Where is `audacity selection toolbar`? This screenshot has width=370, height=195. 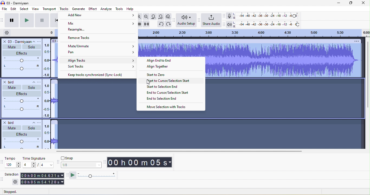 audacity selection toolbar is located at coordinates (2, 180).